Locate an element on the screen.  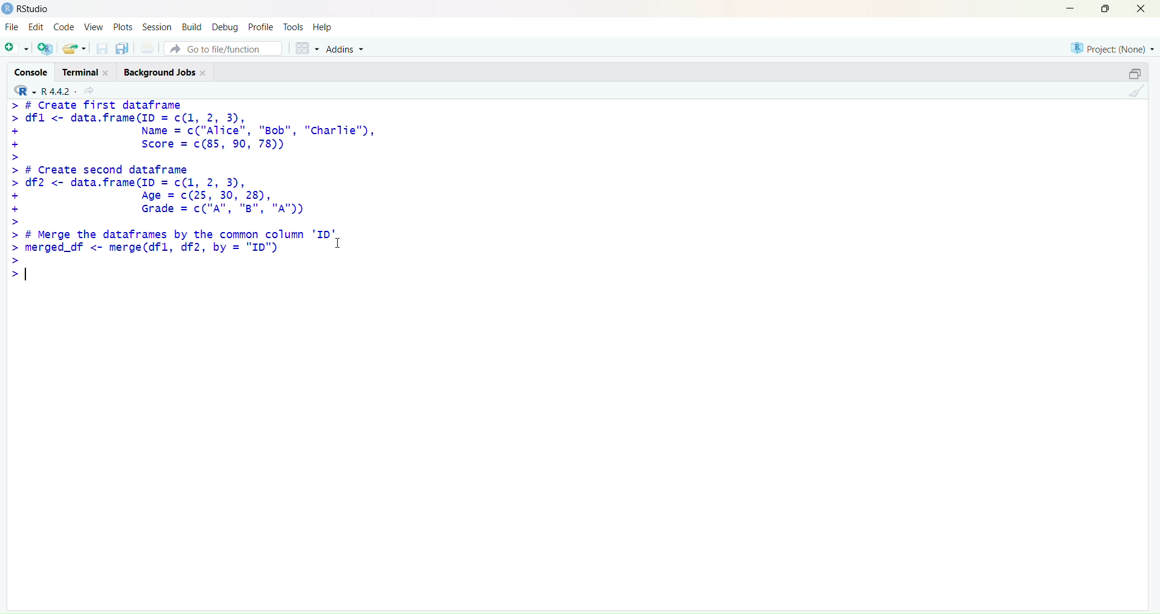
create a project is located at coordinates (46, 48).